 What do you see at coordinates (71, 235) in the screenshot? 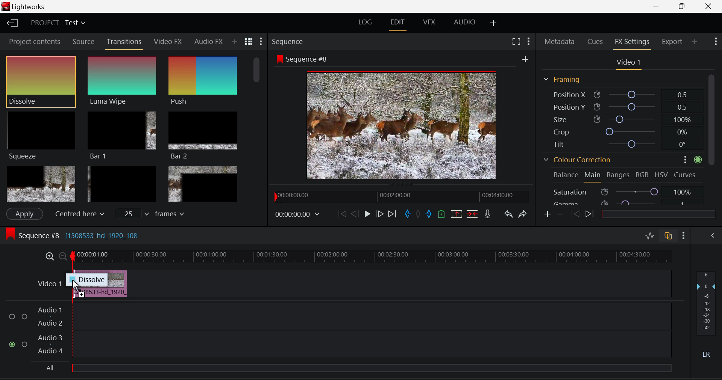
I see `Sequence #8 Editing Section` at bounding box center [71, 235].